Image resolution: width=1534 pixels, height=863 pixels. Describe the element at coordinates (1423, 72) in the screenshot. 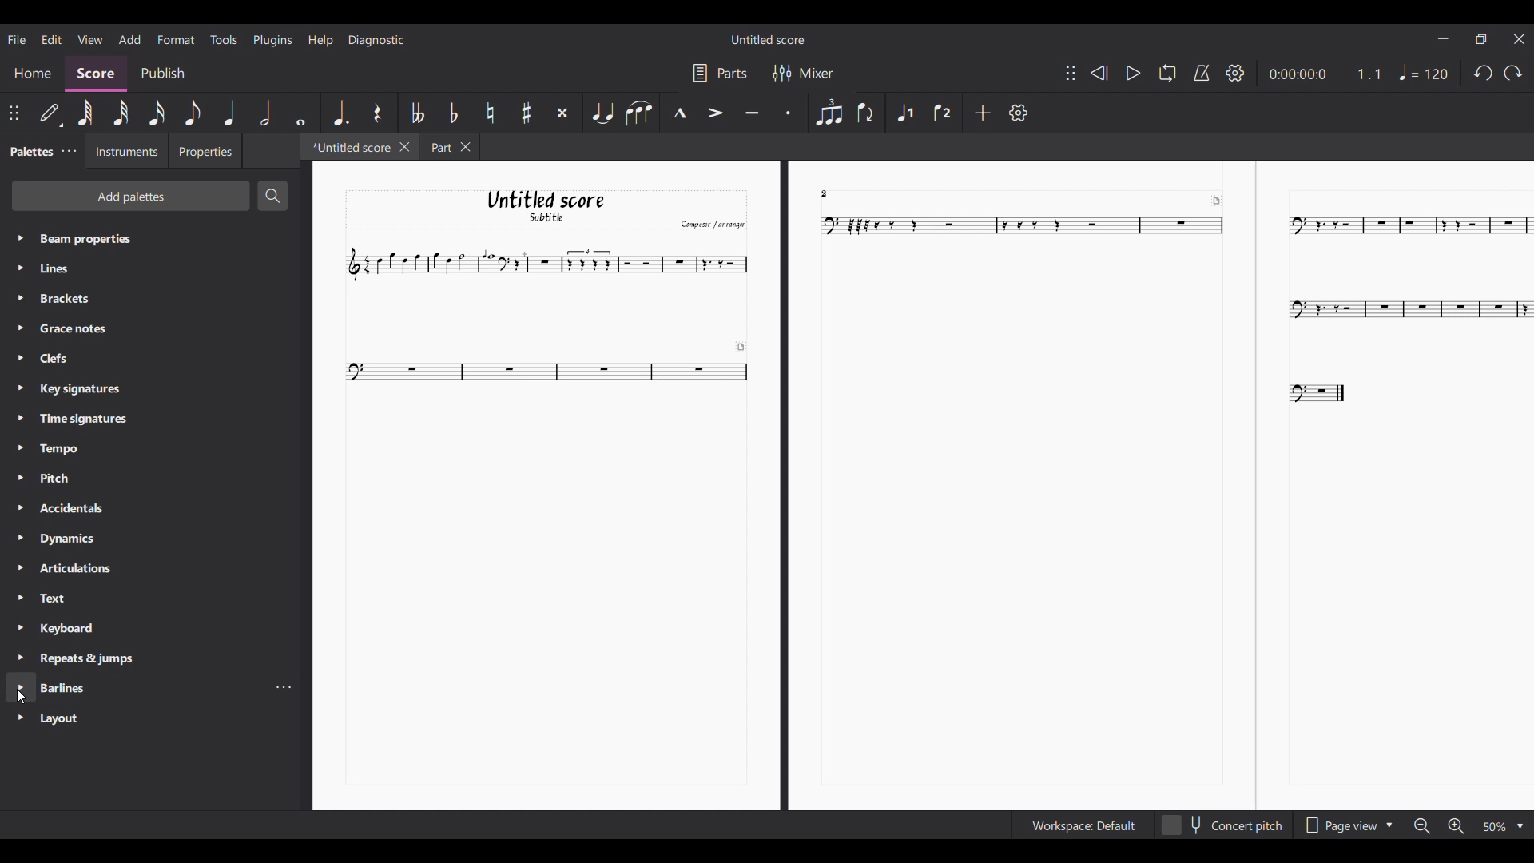

I see `Tempo` at that location.